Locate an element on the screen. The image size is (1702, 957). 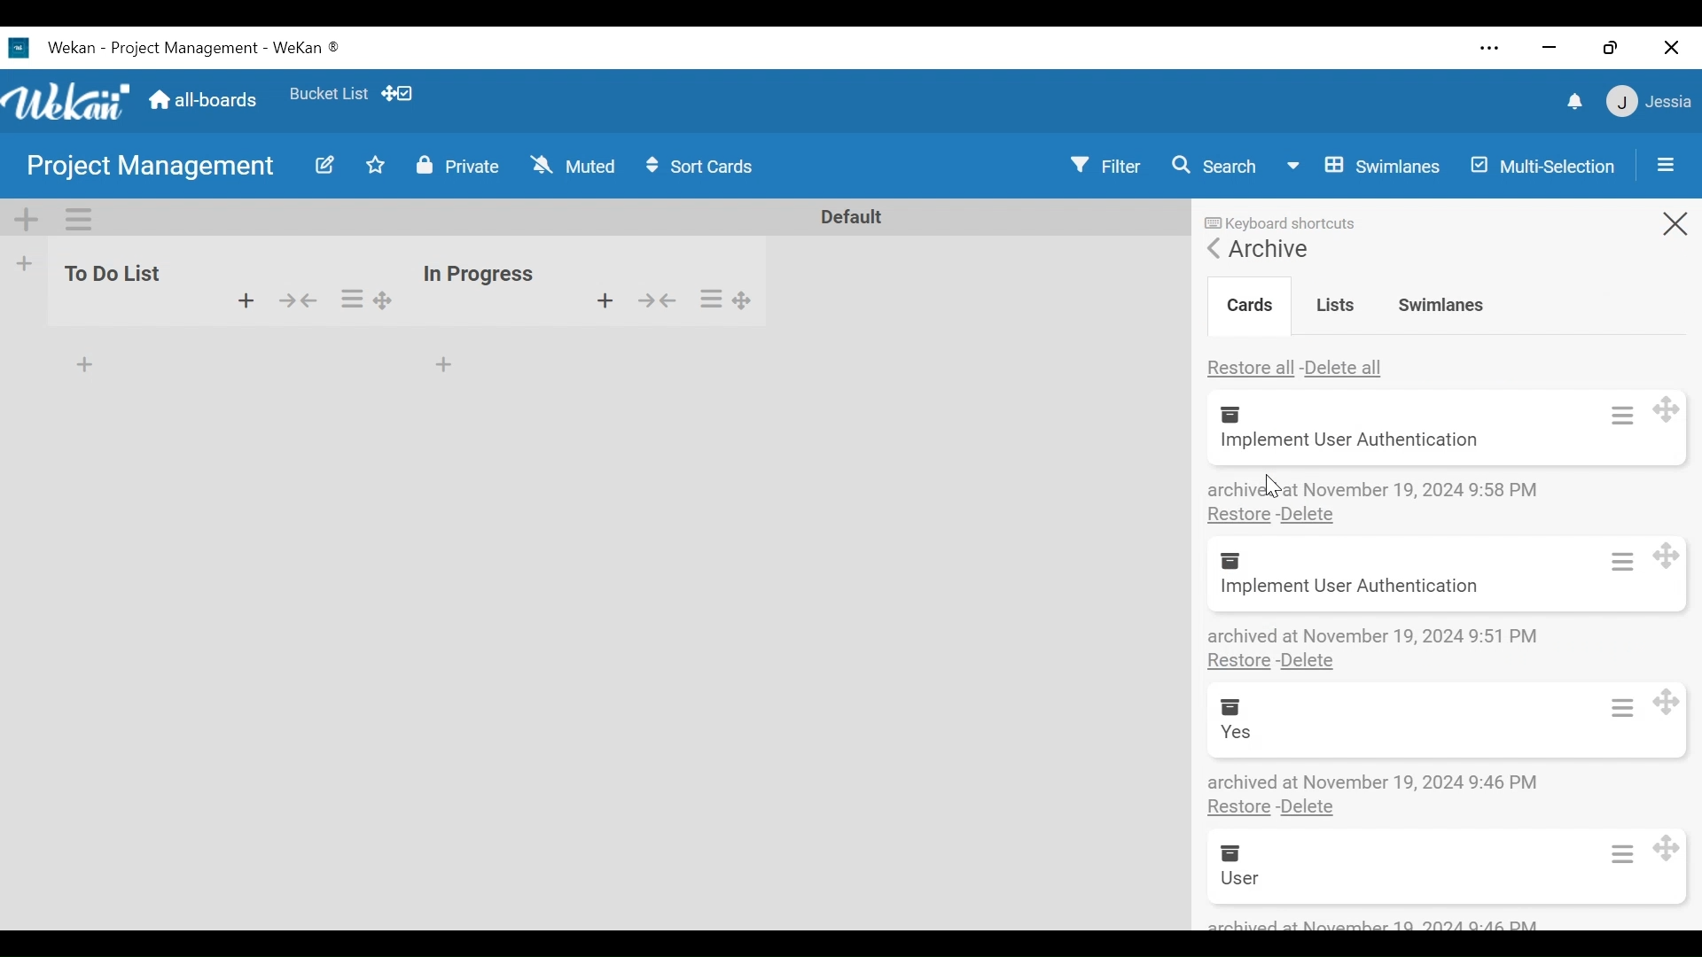
hide/show is located at coordinates (296, 299).